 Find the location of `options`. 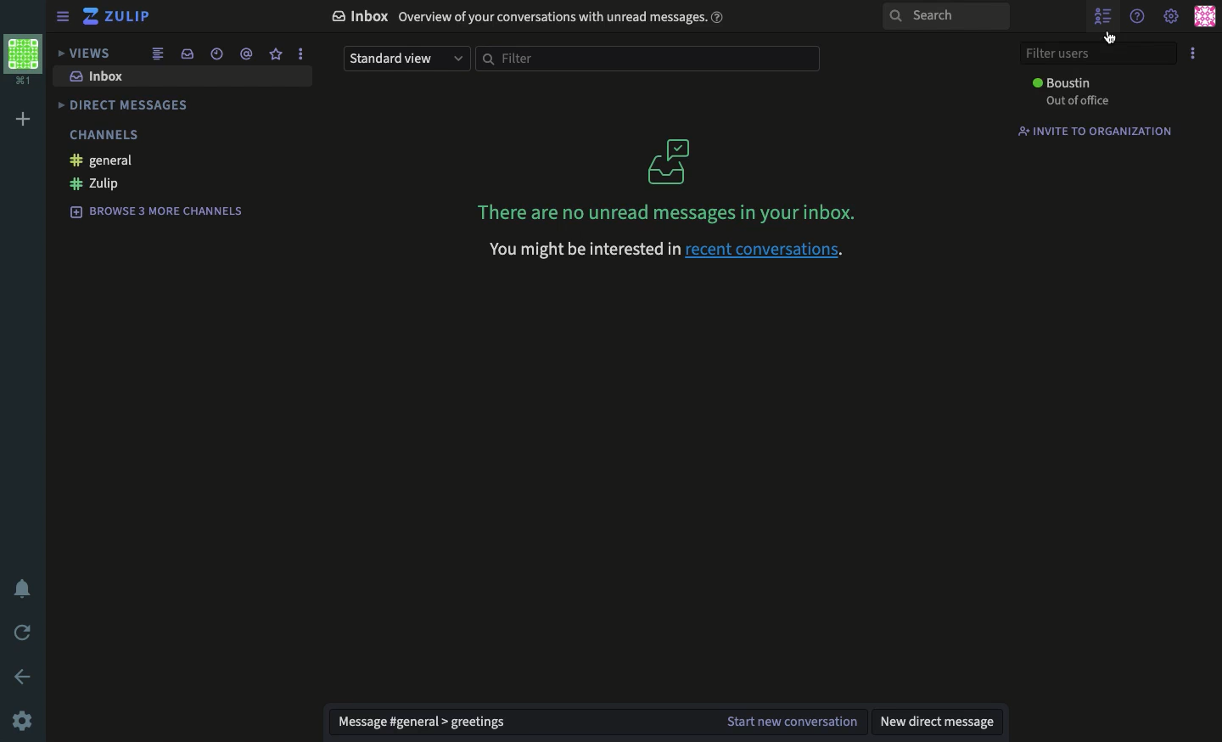

options is located at coordinates (1195, 53).